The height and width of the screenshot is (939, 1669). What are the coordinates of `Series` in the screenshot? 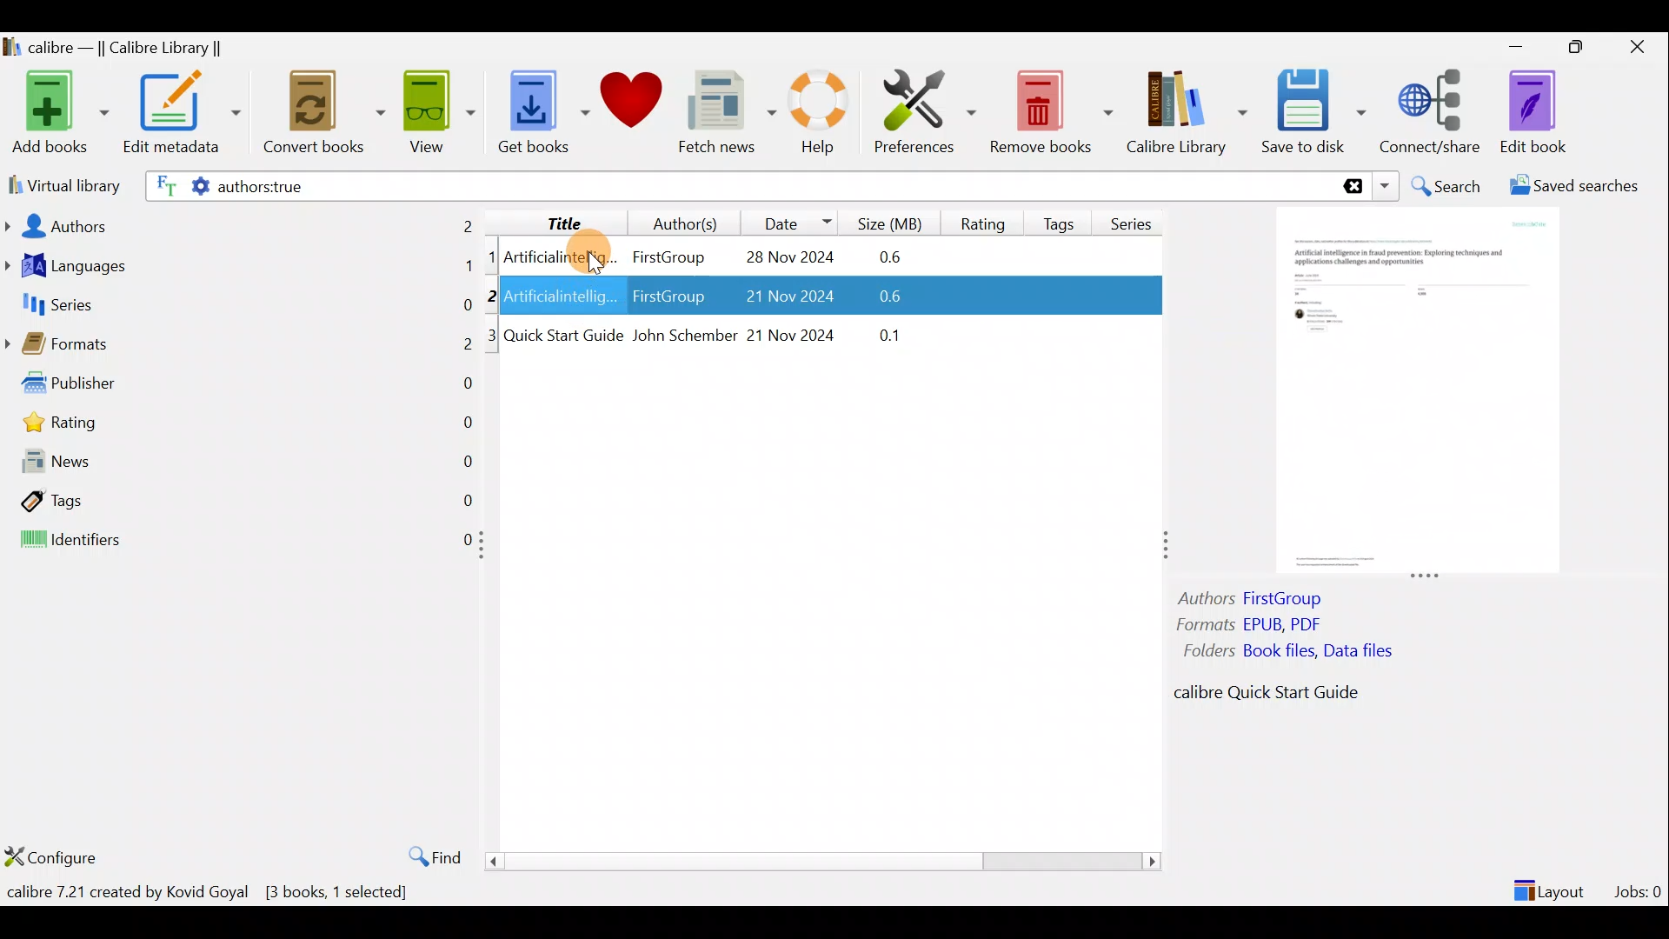 It's located at (1137, 217).